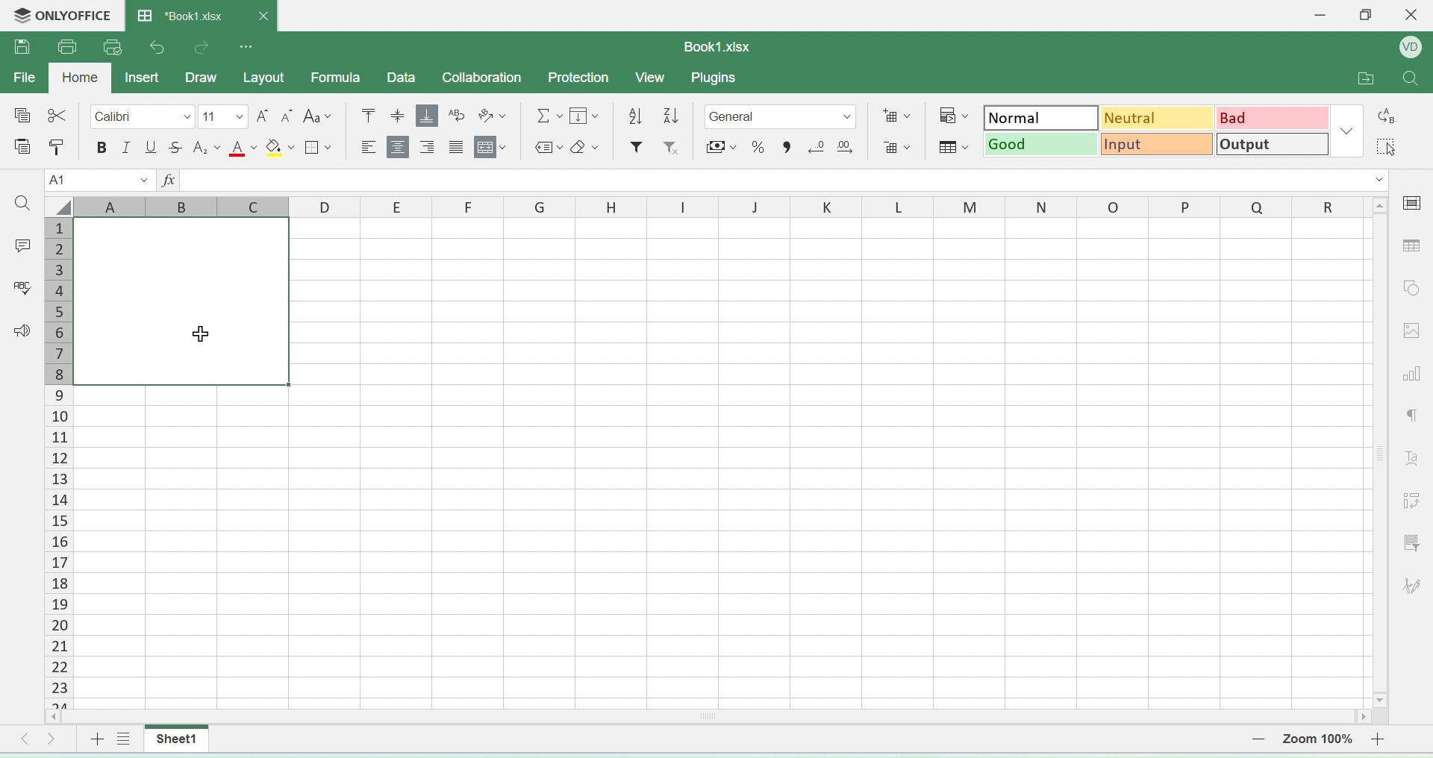  What do you see at coordinates (1407, 81) in the screenshot?
I see `search` at bounding box center [1407, 81].